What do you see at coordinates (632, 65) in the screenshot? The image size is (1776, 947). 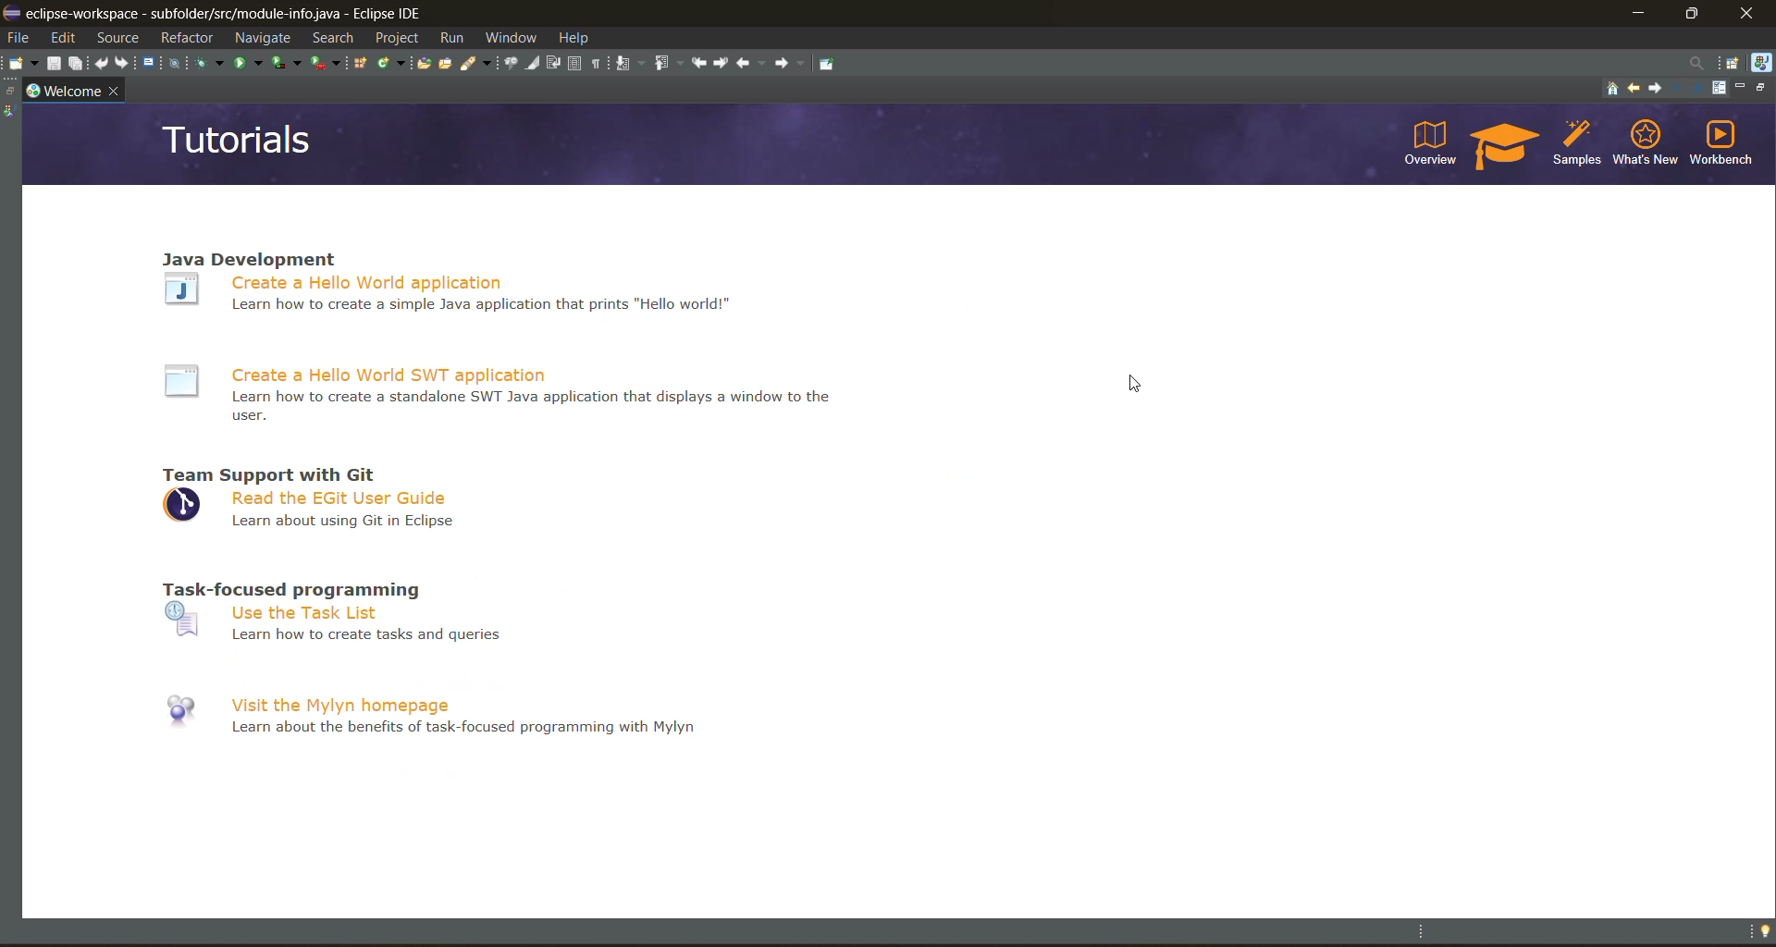 I see `next annotation` at bounding box center [632, 65].